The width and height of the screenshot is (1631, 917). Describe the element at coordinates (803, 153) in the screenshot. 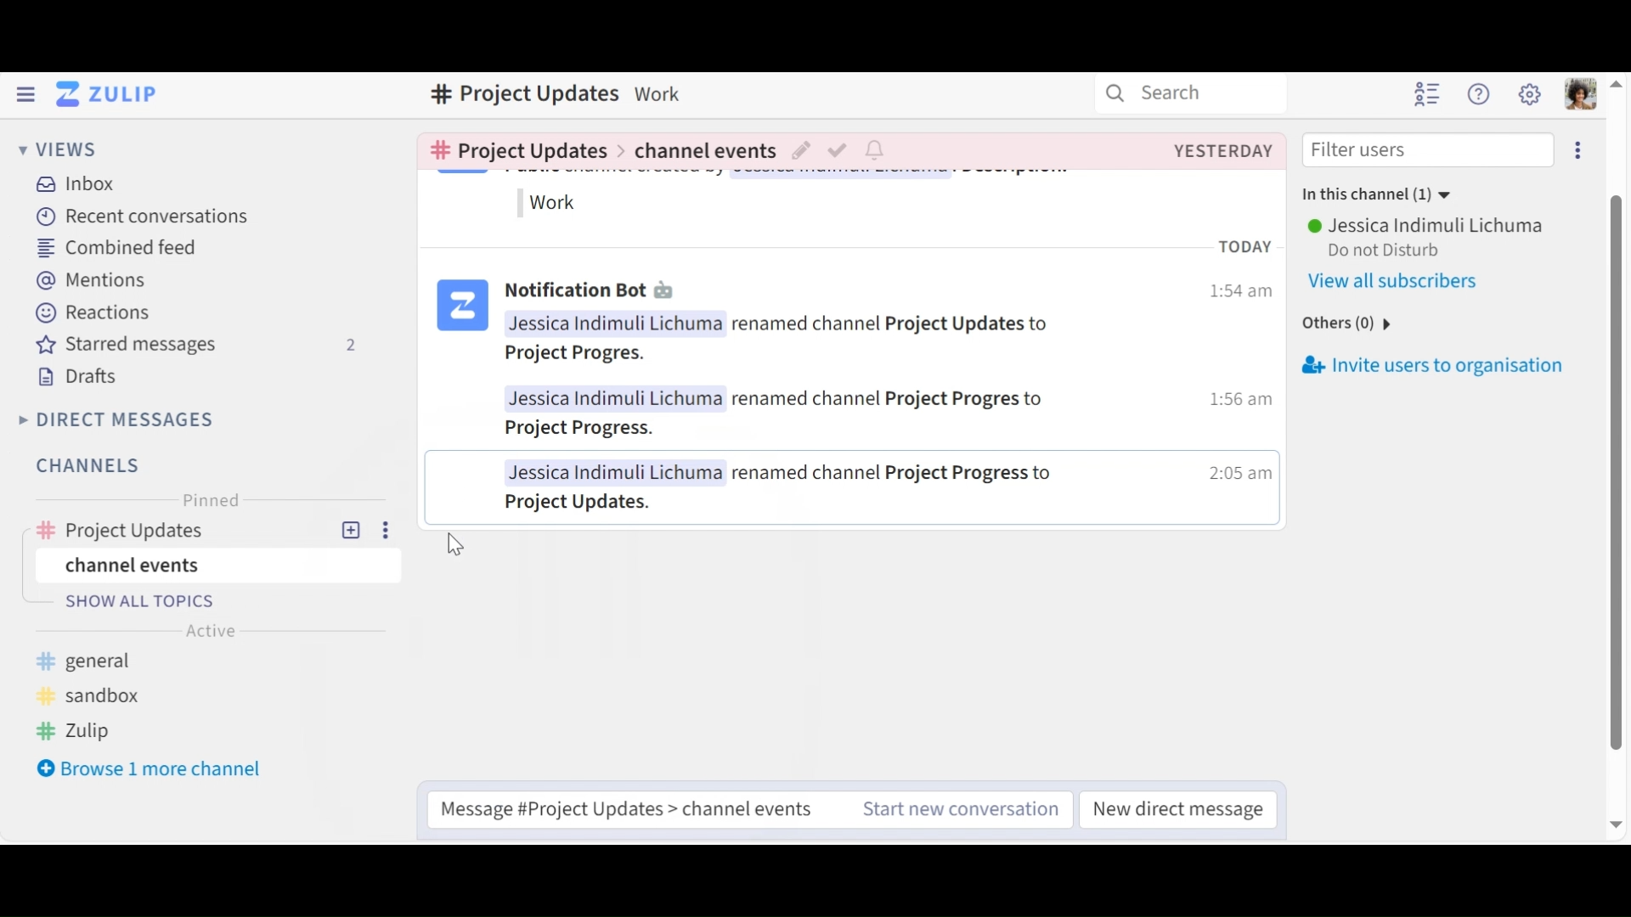

I see `Edit topic` at that location.